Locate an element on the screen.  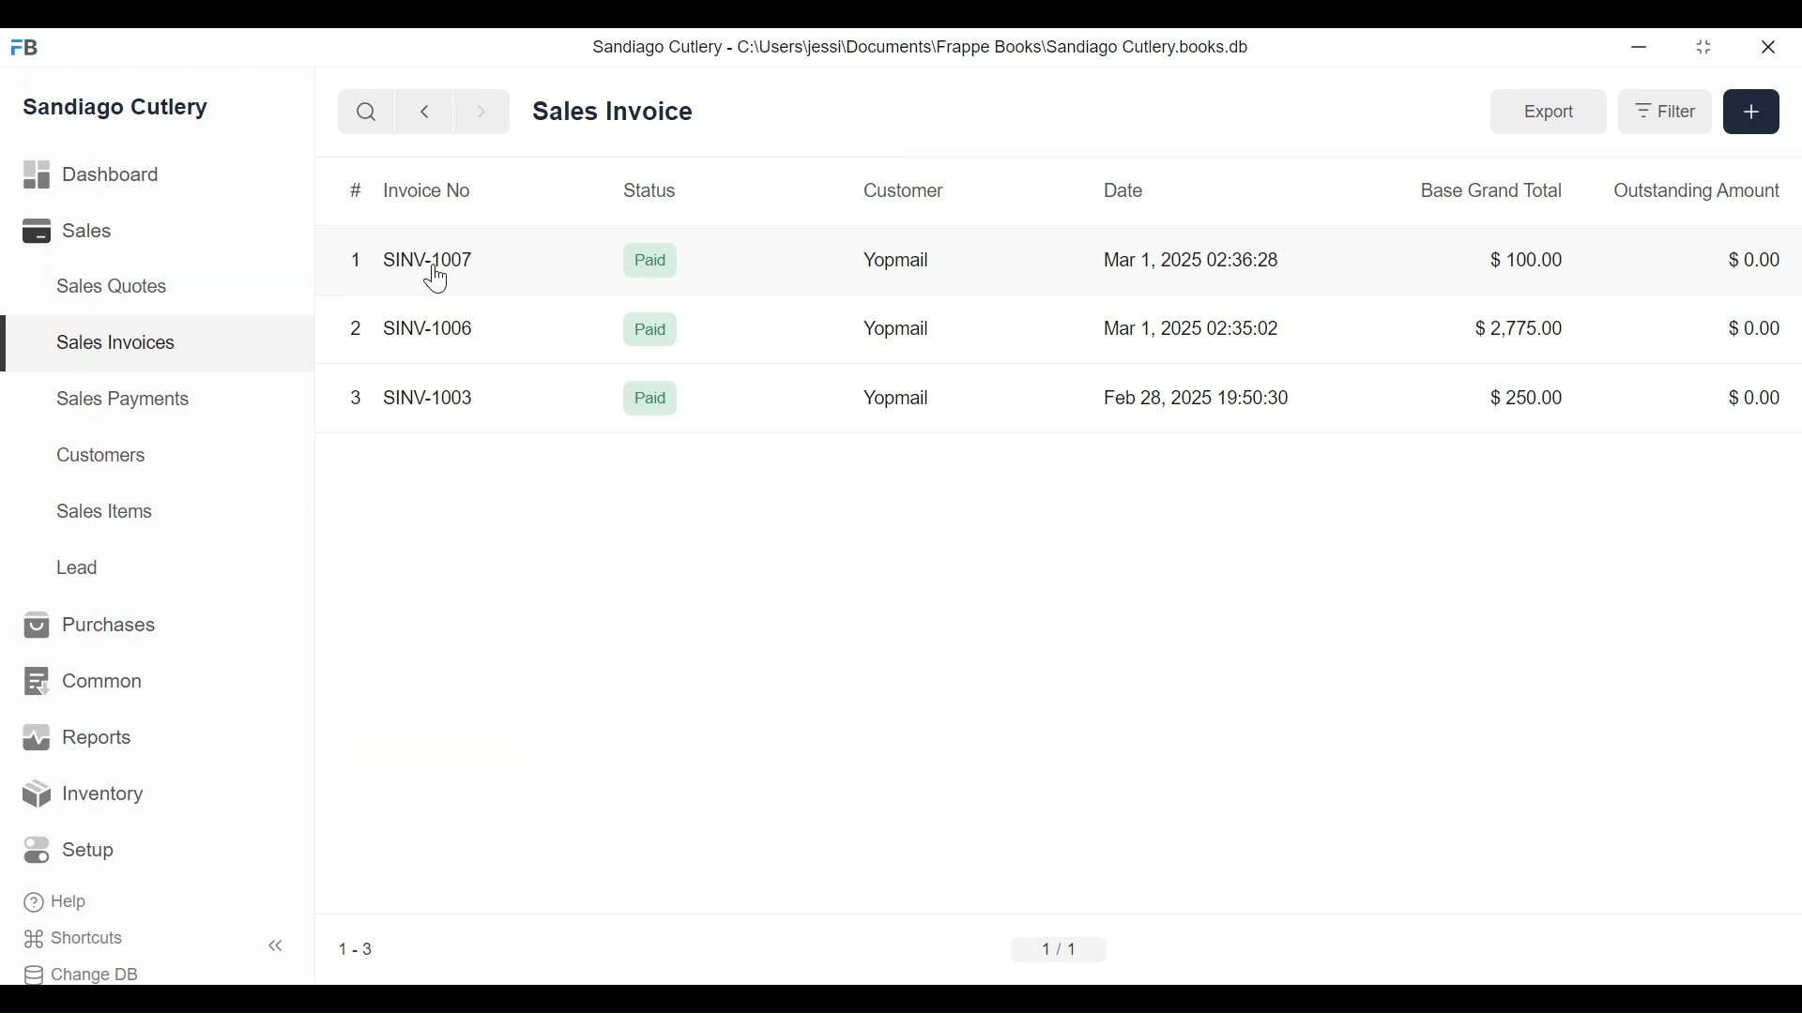
SINV-1006 is located at coordinates (428, 327).